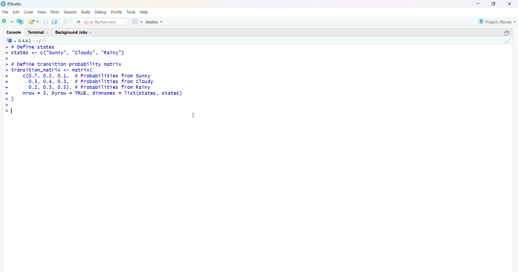 The width and height of the screenshot is (518, 272). What do you see at coordinates (11, 111) in the screenshot?
I see `text cursor` at bounding box center [11, 111].